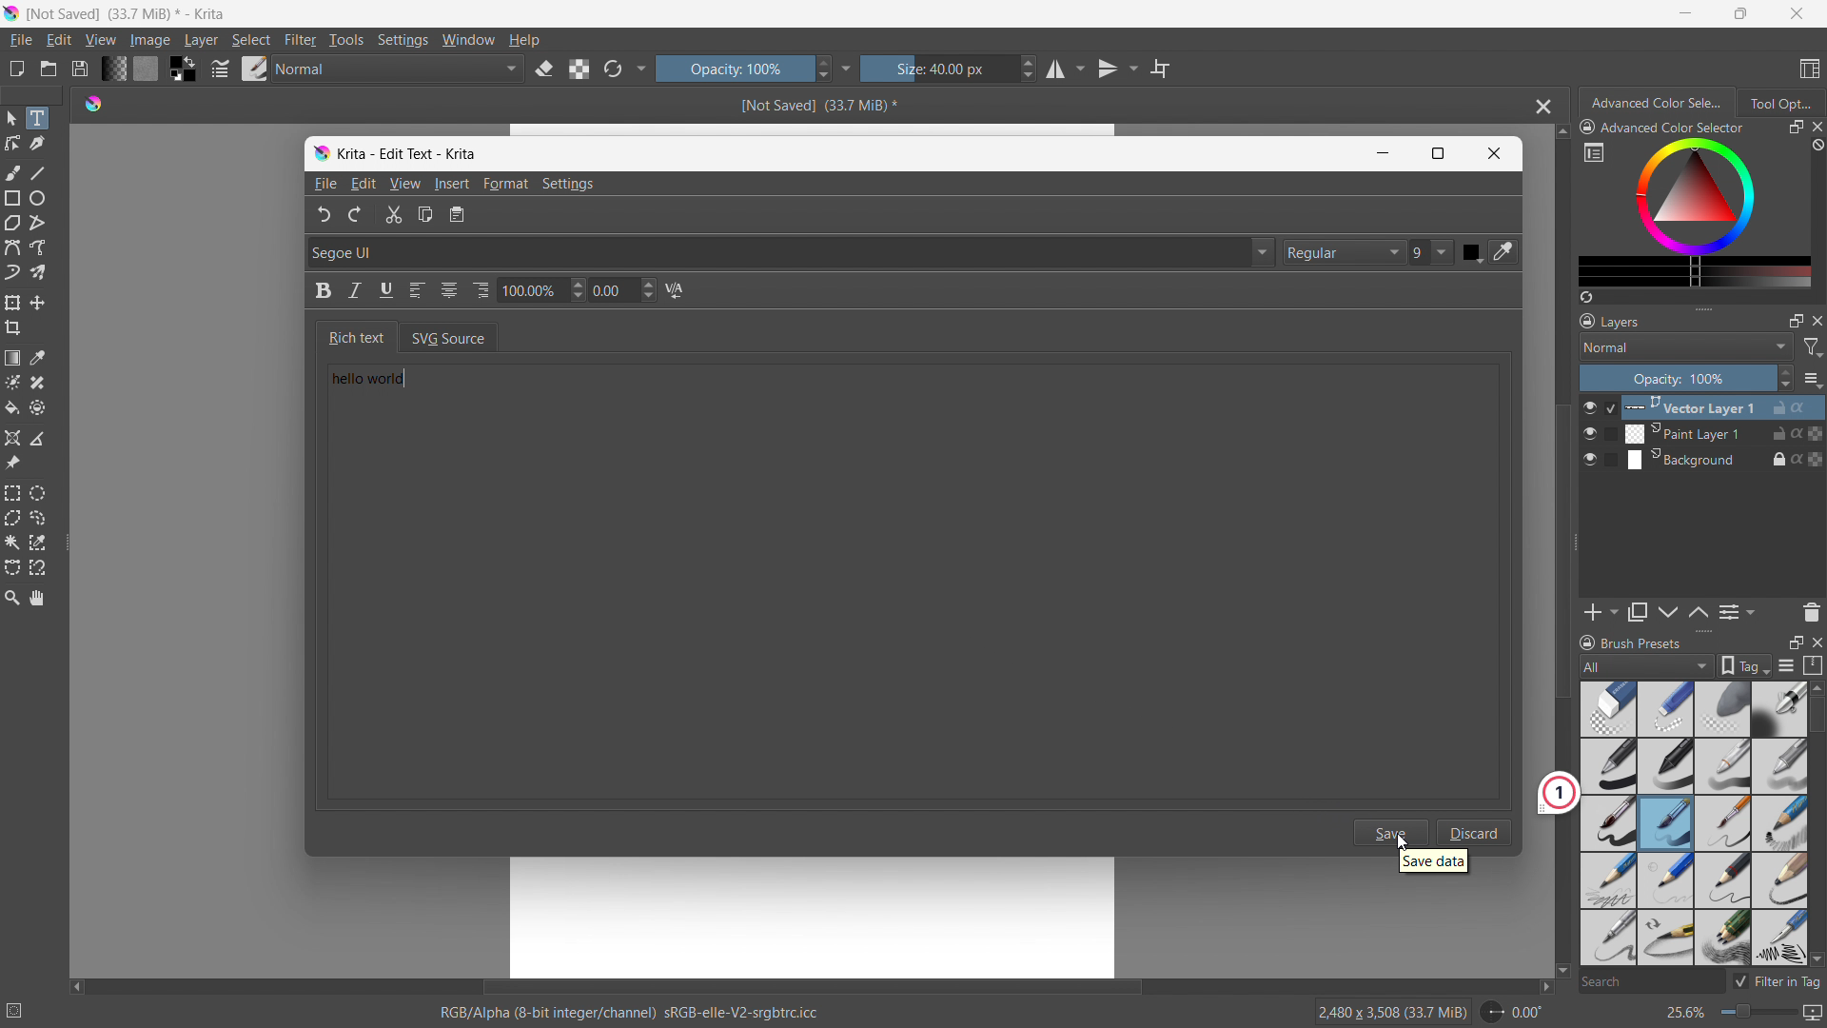 The height and width of the screenshot is (1028, 1827). What do you see at coordinates (1795, 128) in the screenshot?
I see `maximize` at bounding box center [1795, 128].